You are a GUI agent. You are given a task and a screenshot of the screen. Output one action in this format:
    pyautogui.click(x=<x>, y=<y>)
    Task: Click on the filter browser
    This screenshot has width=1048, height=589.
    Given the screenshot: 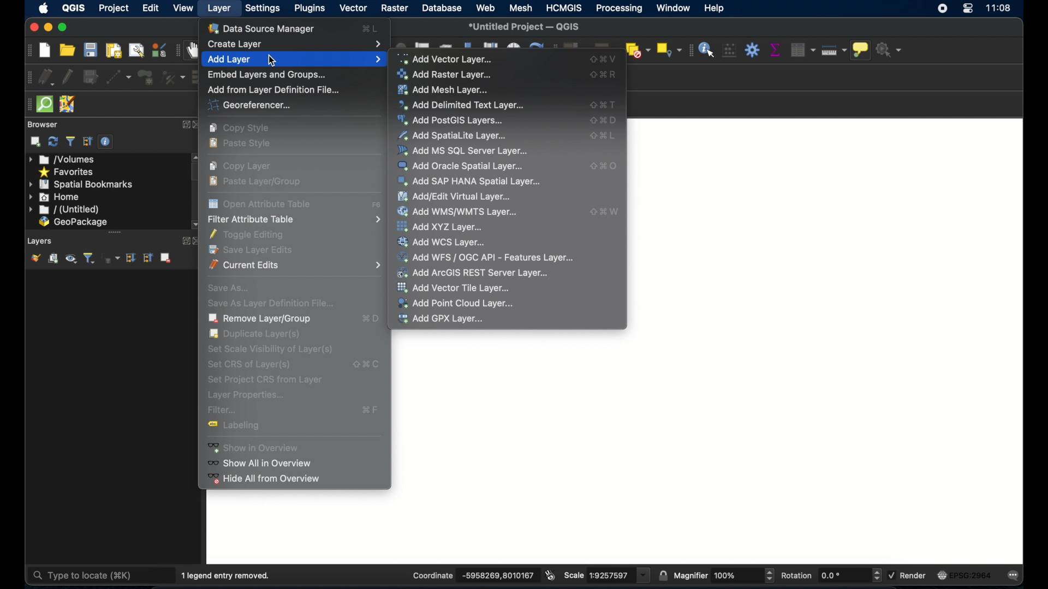 What is the action you would take?
    pyautogui.click(x=70, y=141)
    